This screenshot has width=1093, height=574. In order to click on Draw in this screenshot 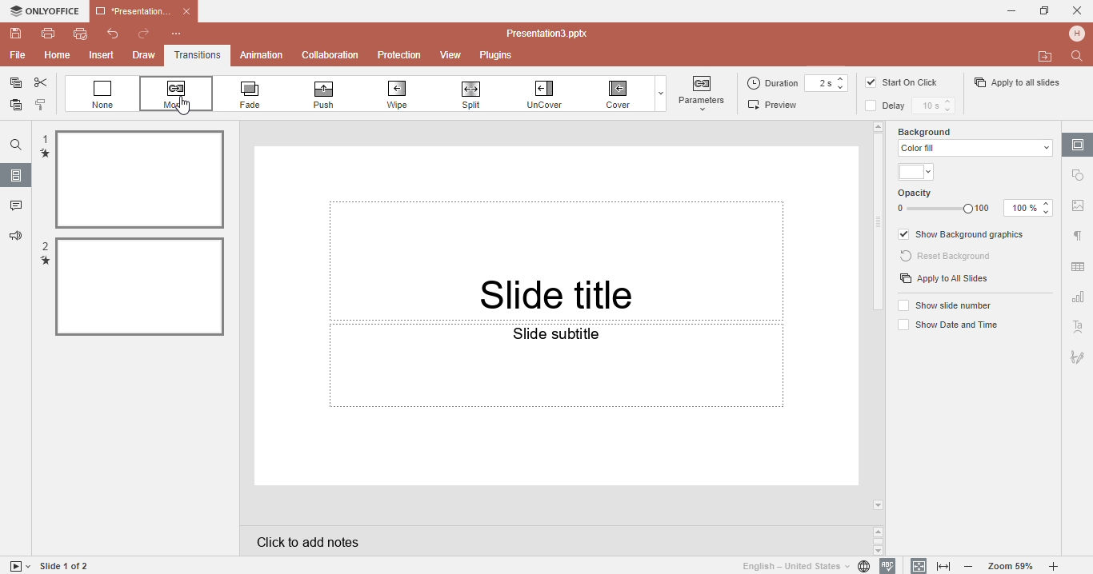, I will do `click(142, 56)`.